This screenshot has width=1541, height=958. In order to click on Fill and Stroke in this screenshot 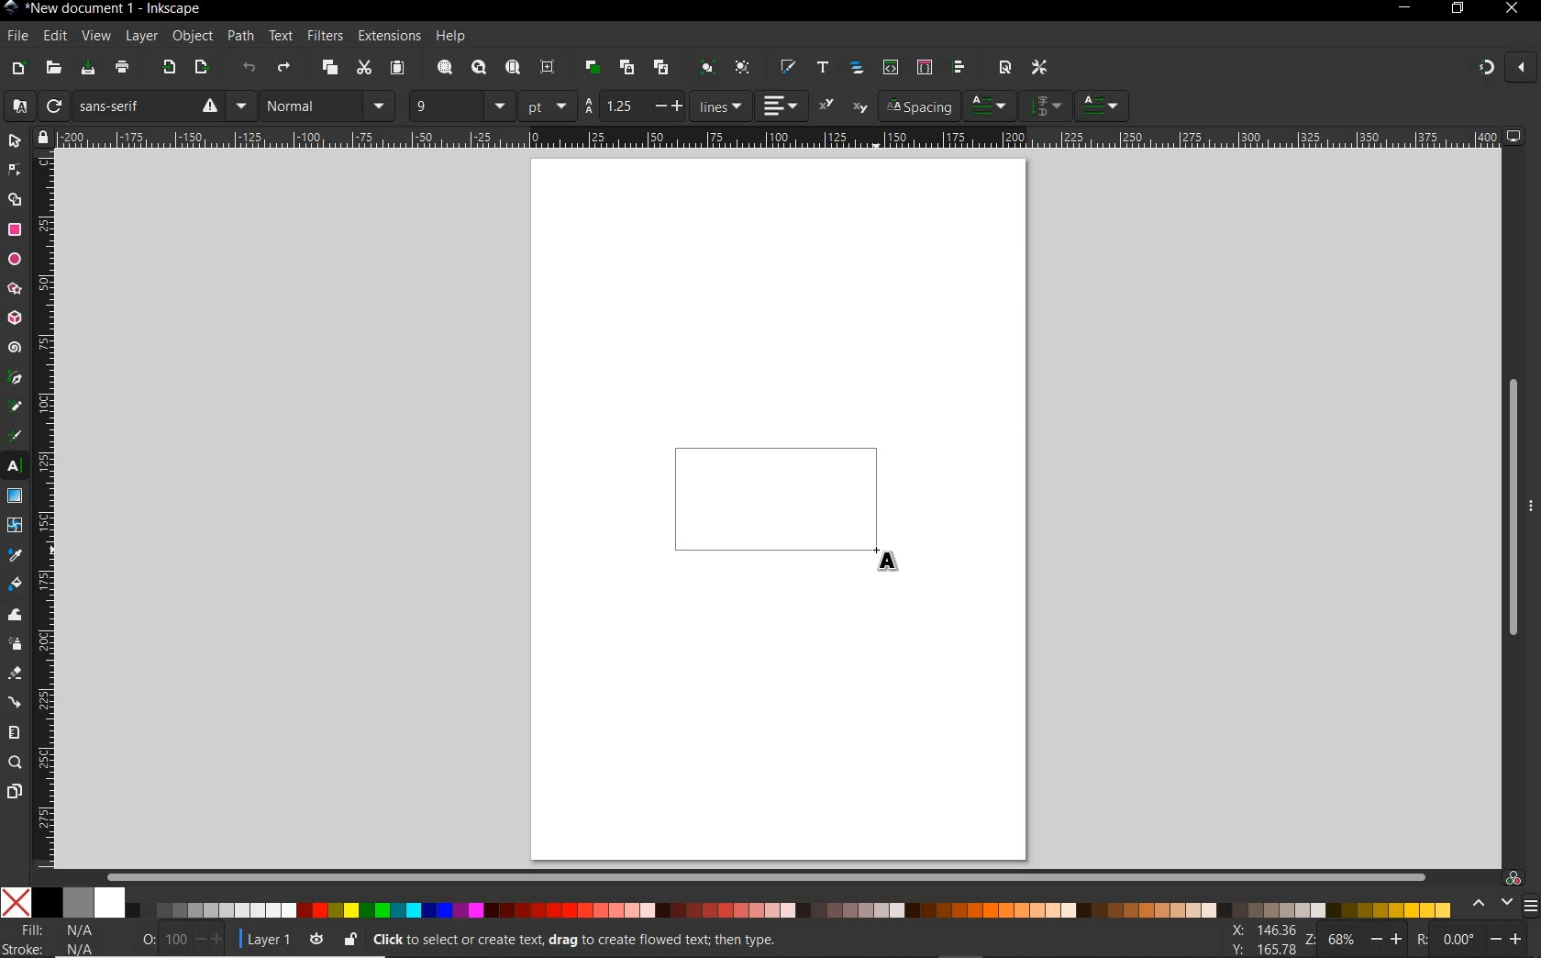, I will do `click(58, 939)`.